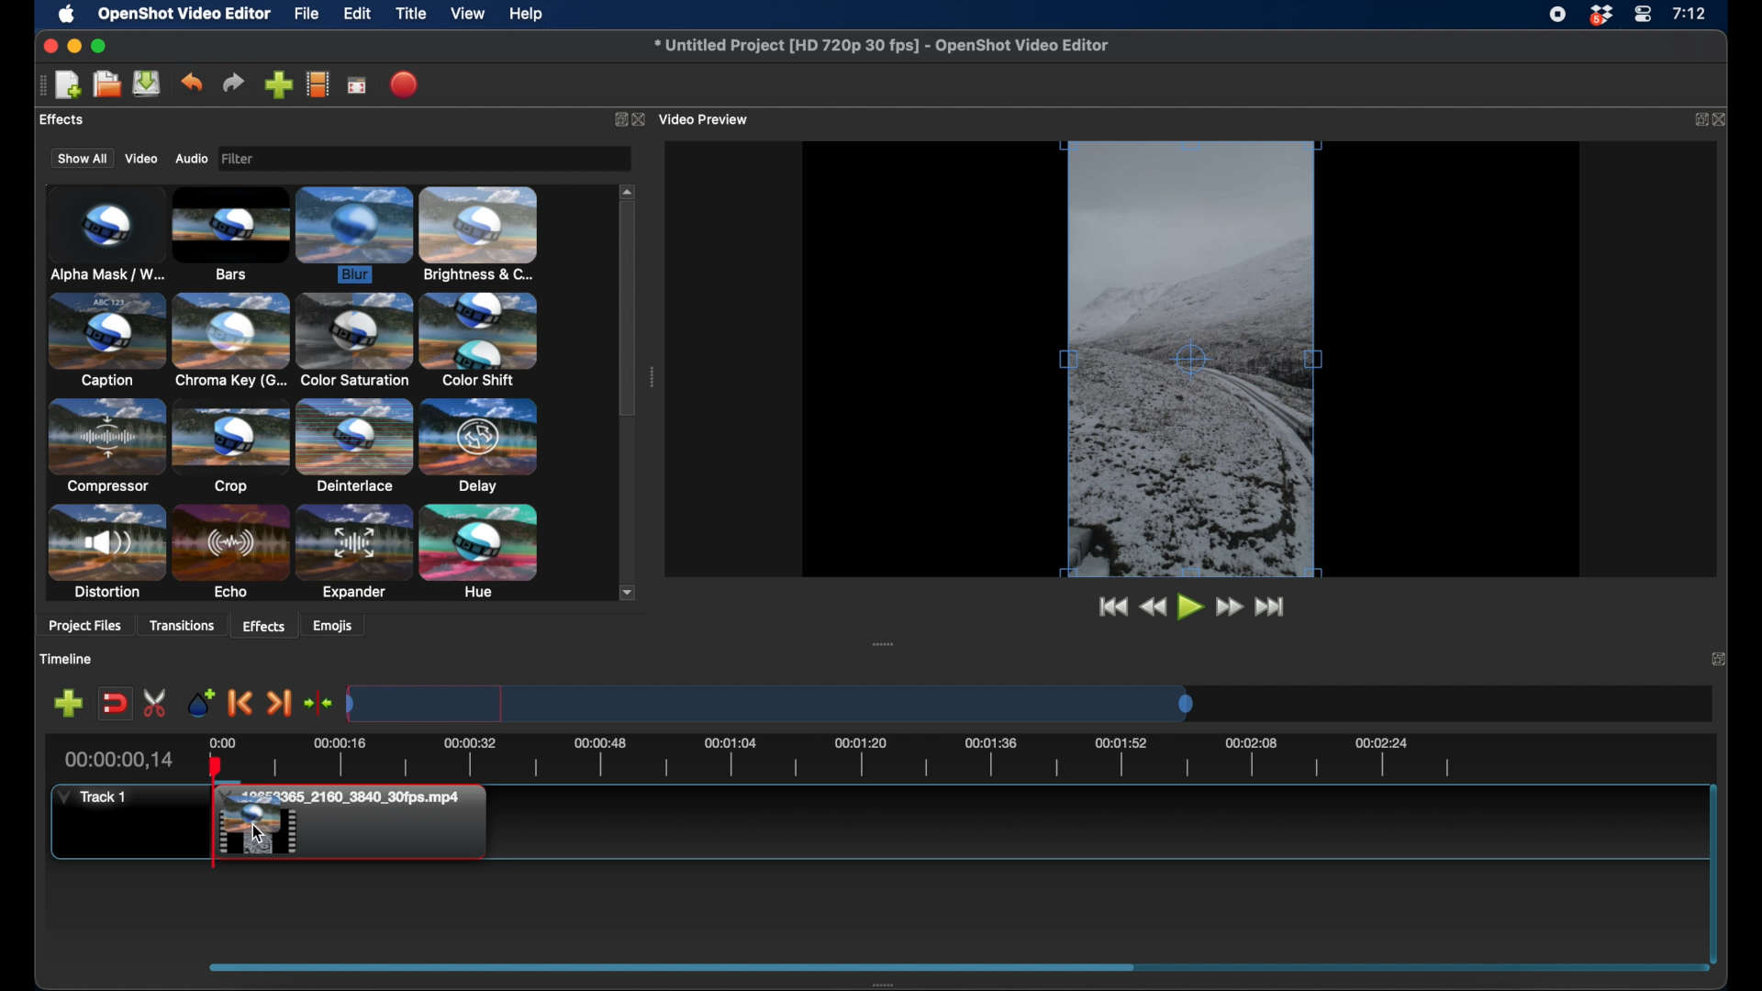 This screenshot has height=991, width=1762. I want to click on effects, so click(264, 625).